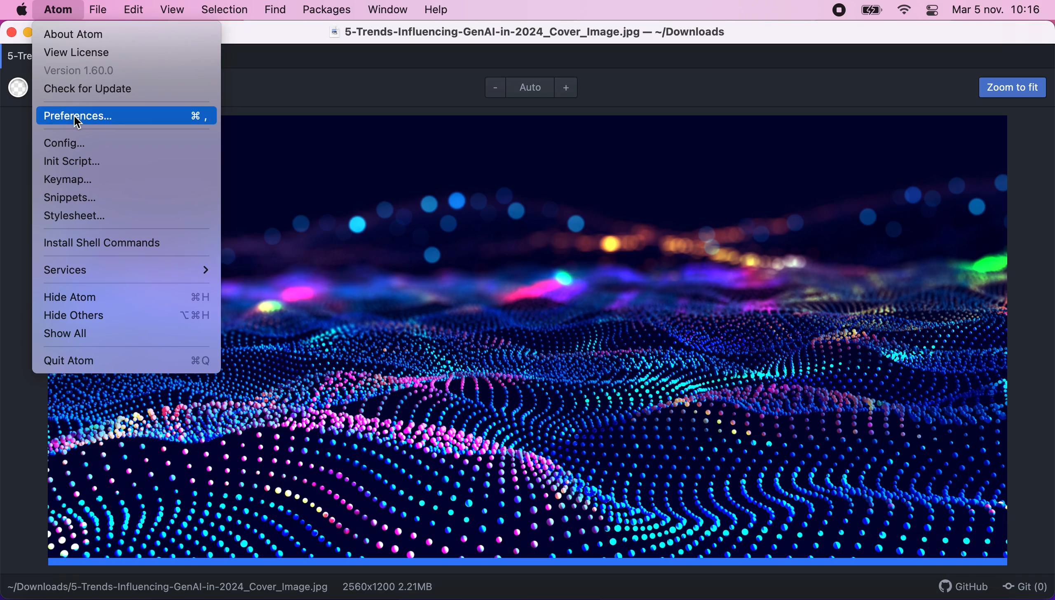 This screenshot has width=1055, height=600. I want to click on about atom, so click(89, 34).